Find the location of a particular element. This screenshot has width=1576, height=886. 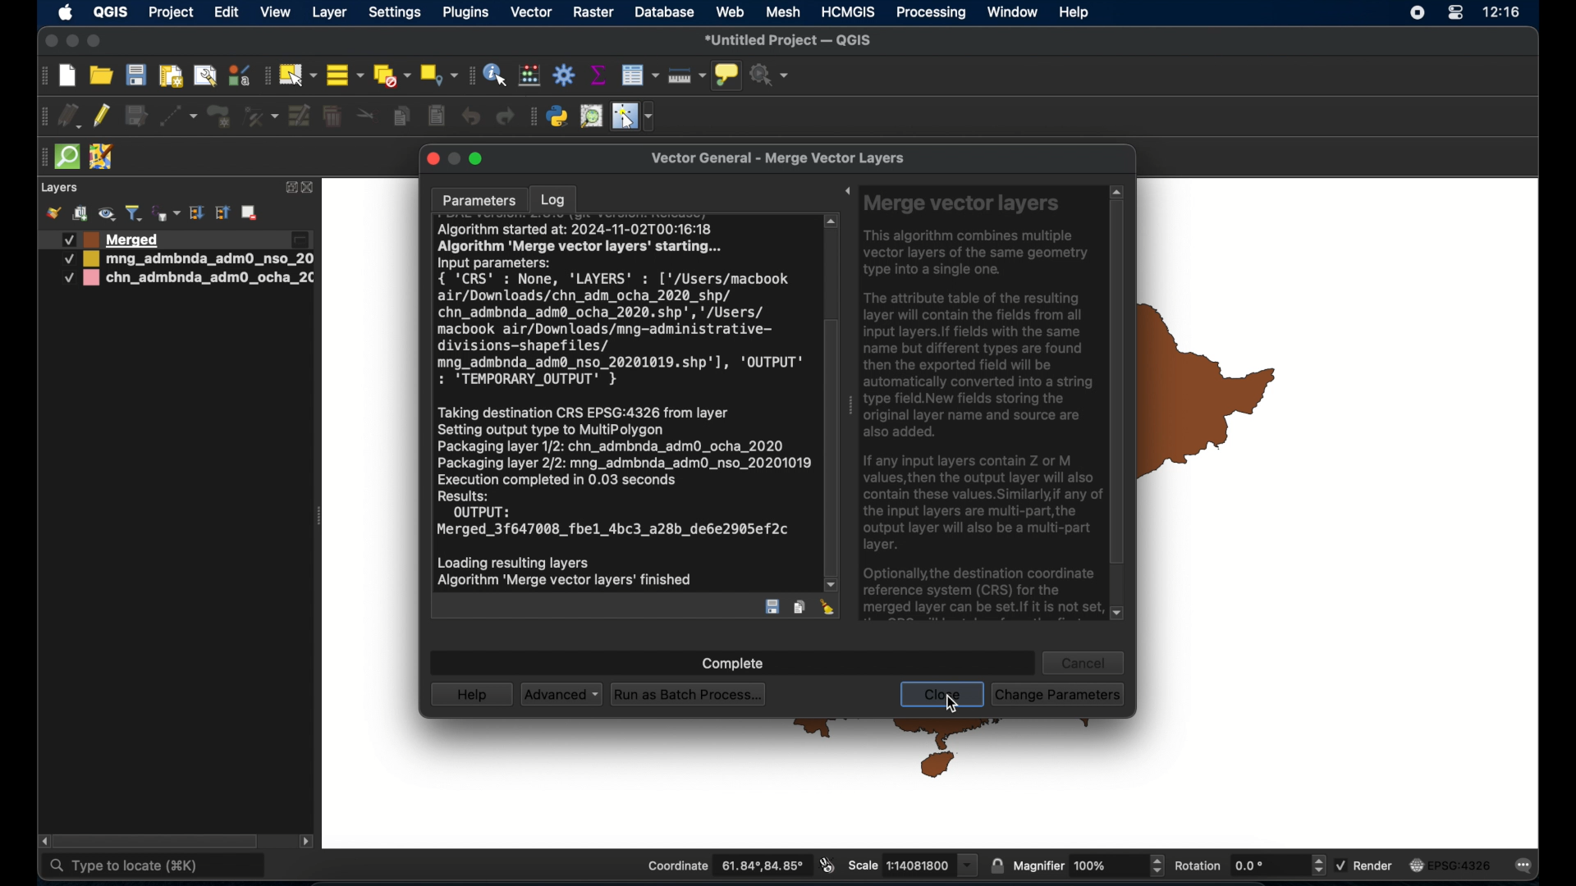

josh remote is located at coordinates (101, 158).